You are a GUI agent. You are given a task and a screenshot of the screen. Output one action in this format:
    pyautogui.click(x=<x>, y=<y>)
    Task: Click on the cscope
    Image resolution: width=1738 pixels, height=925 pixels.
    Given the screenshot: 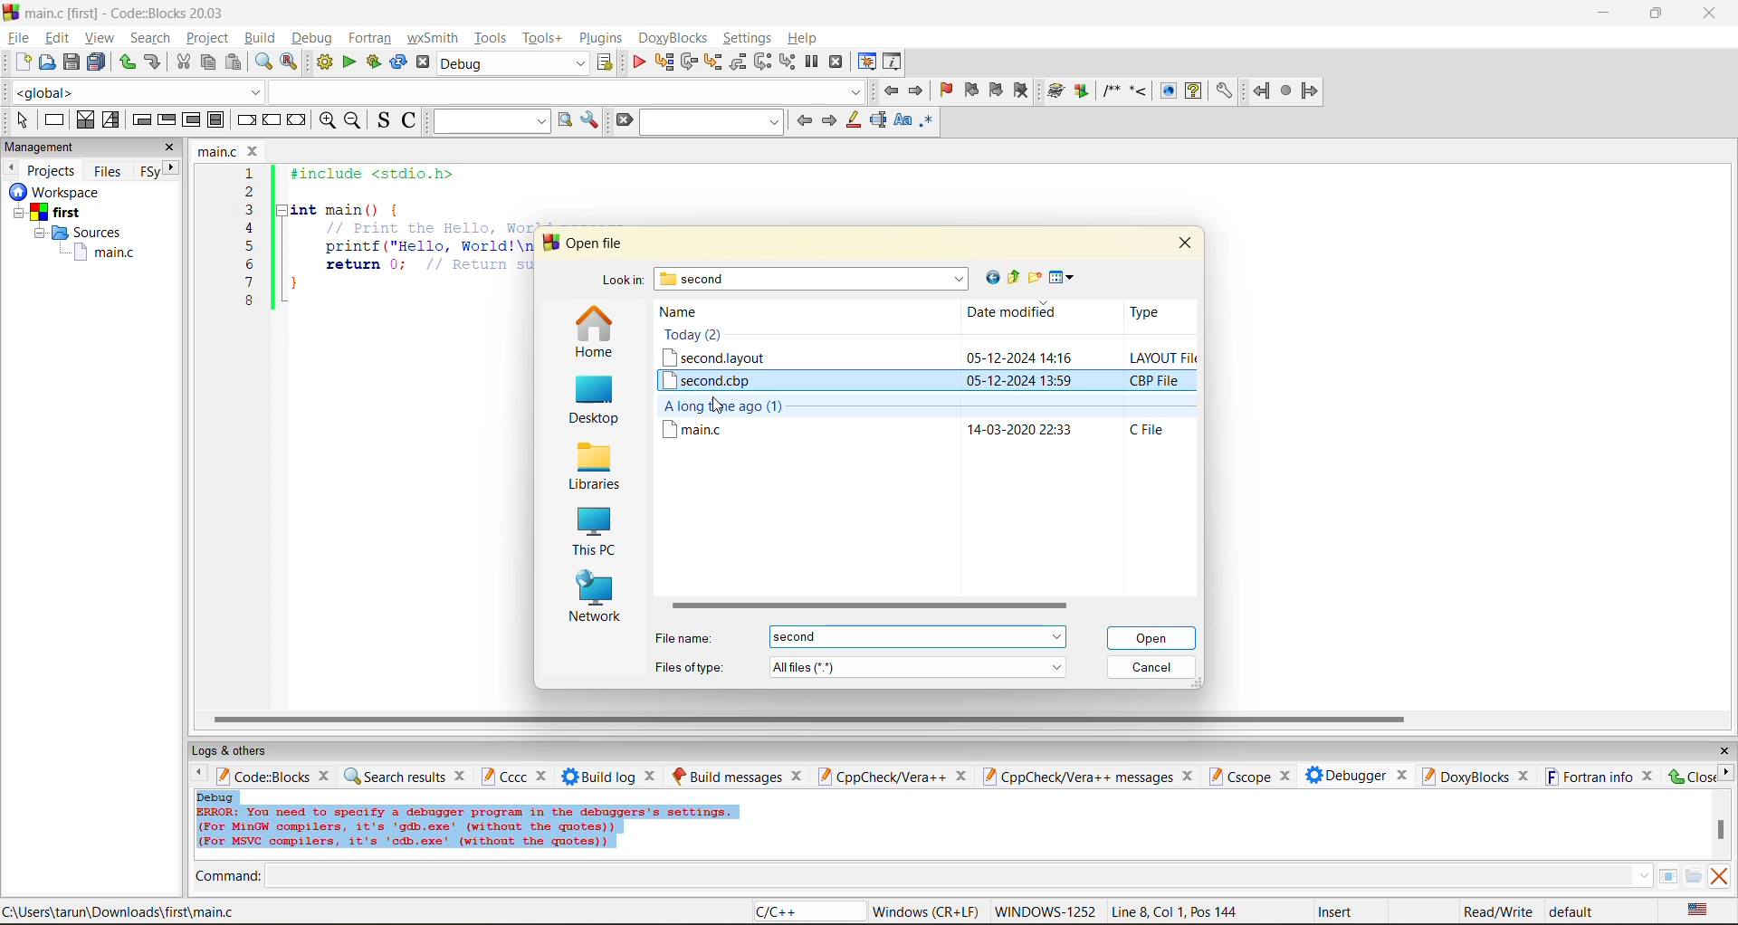 What is the action you would take?
    pyautogui.click(x=1238, y=775)
    